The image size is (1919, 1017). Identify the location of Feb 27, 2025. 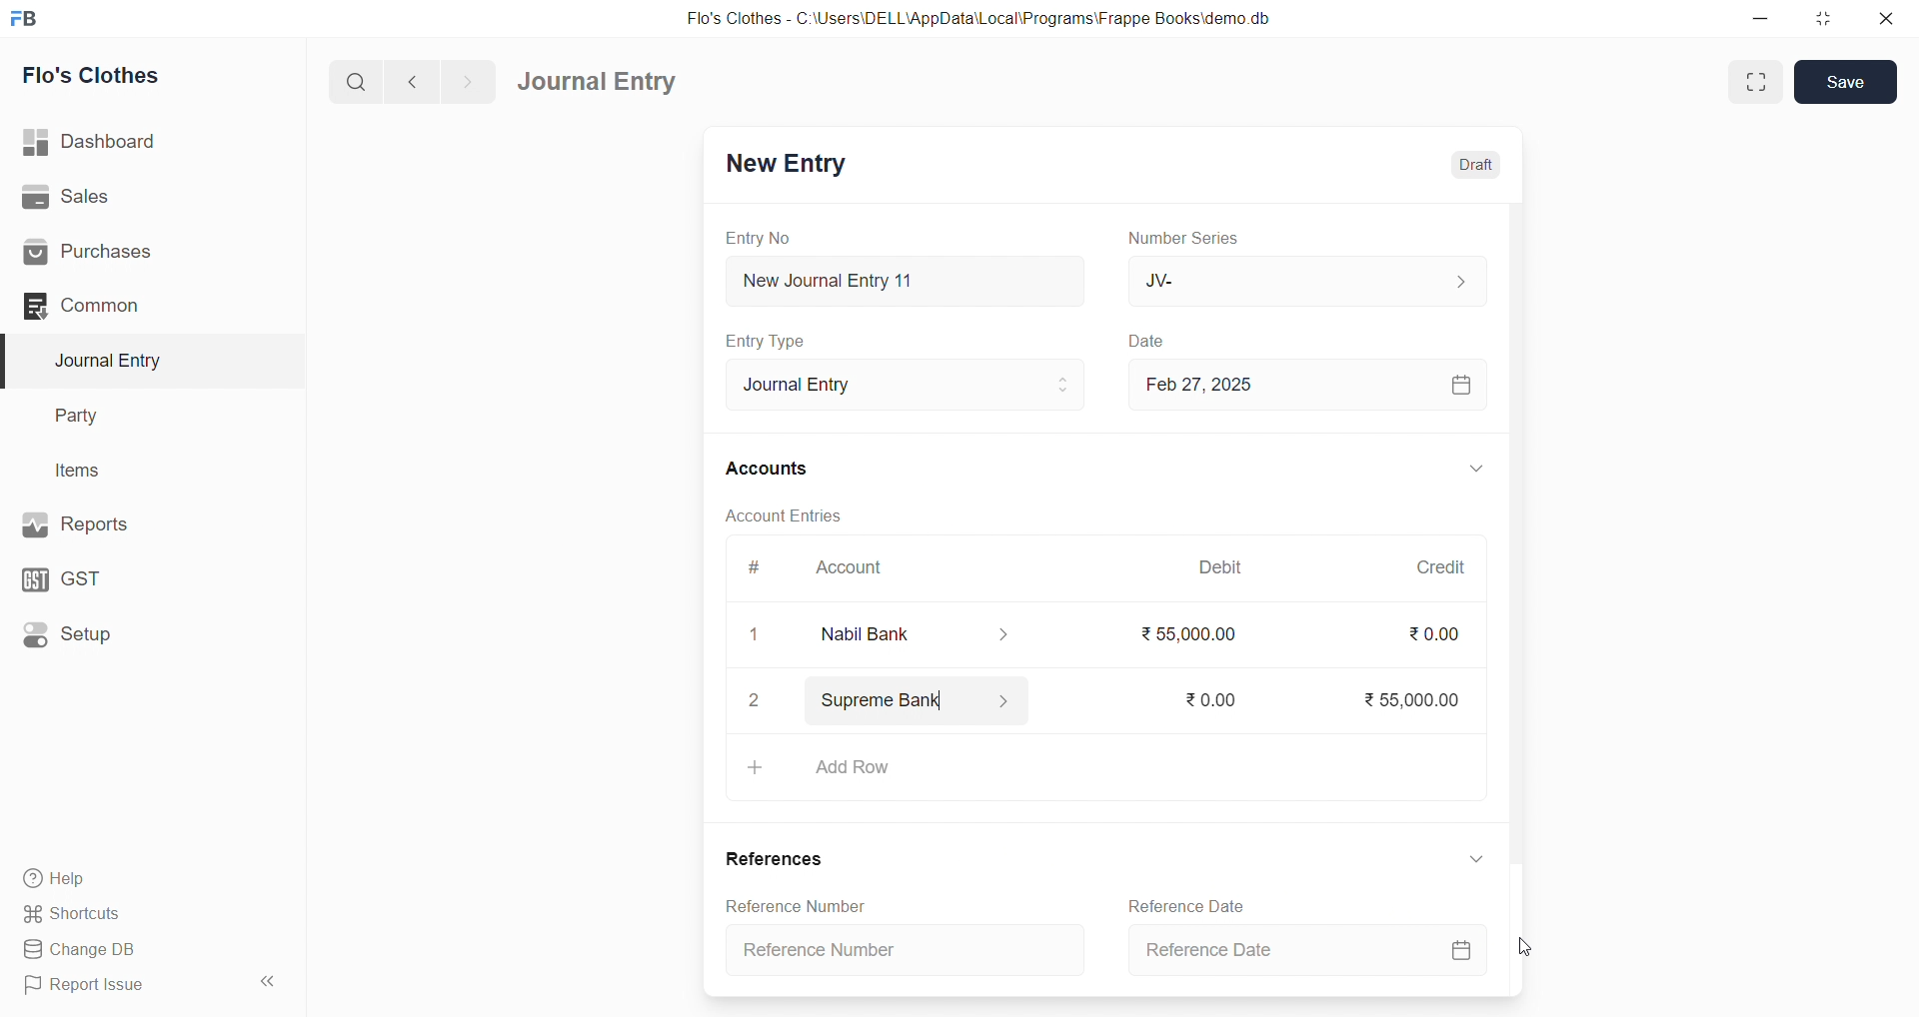
(1305, 385).